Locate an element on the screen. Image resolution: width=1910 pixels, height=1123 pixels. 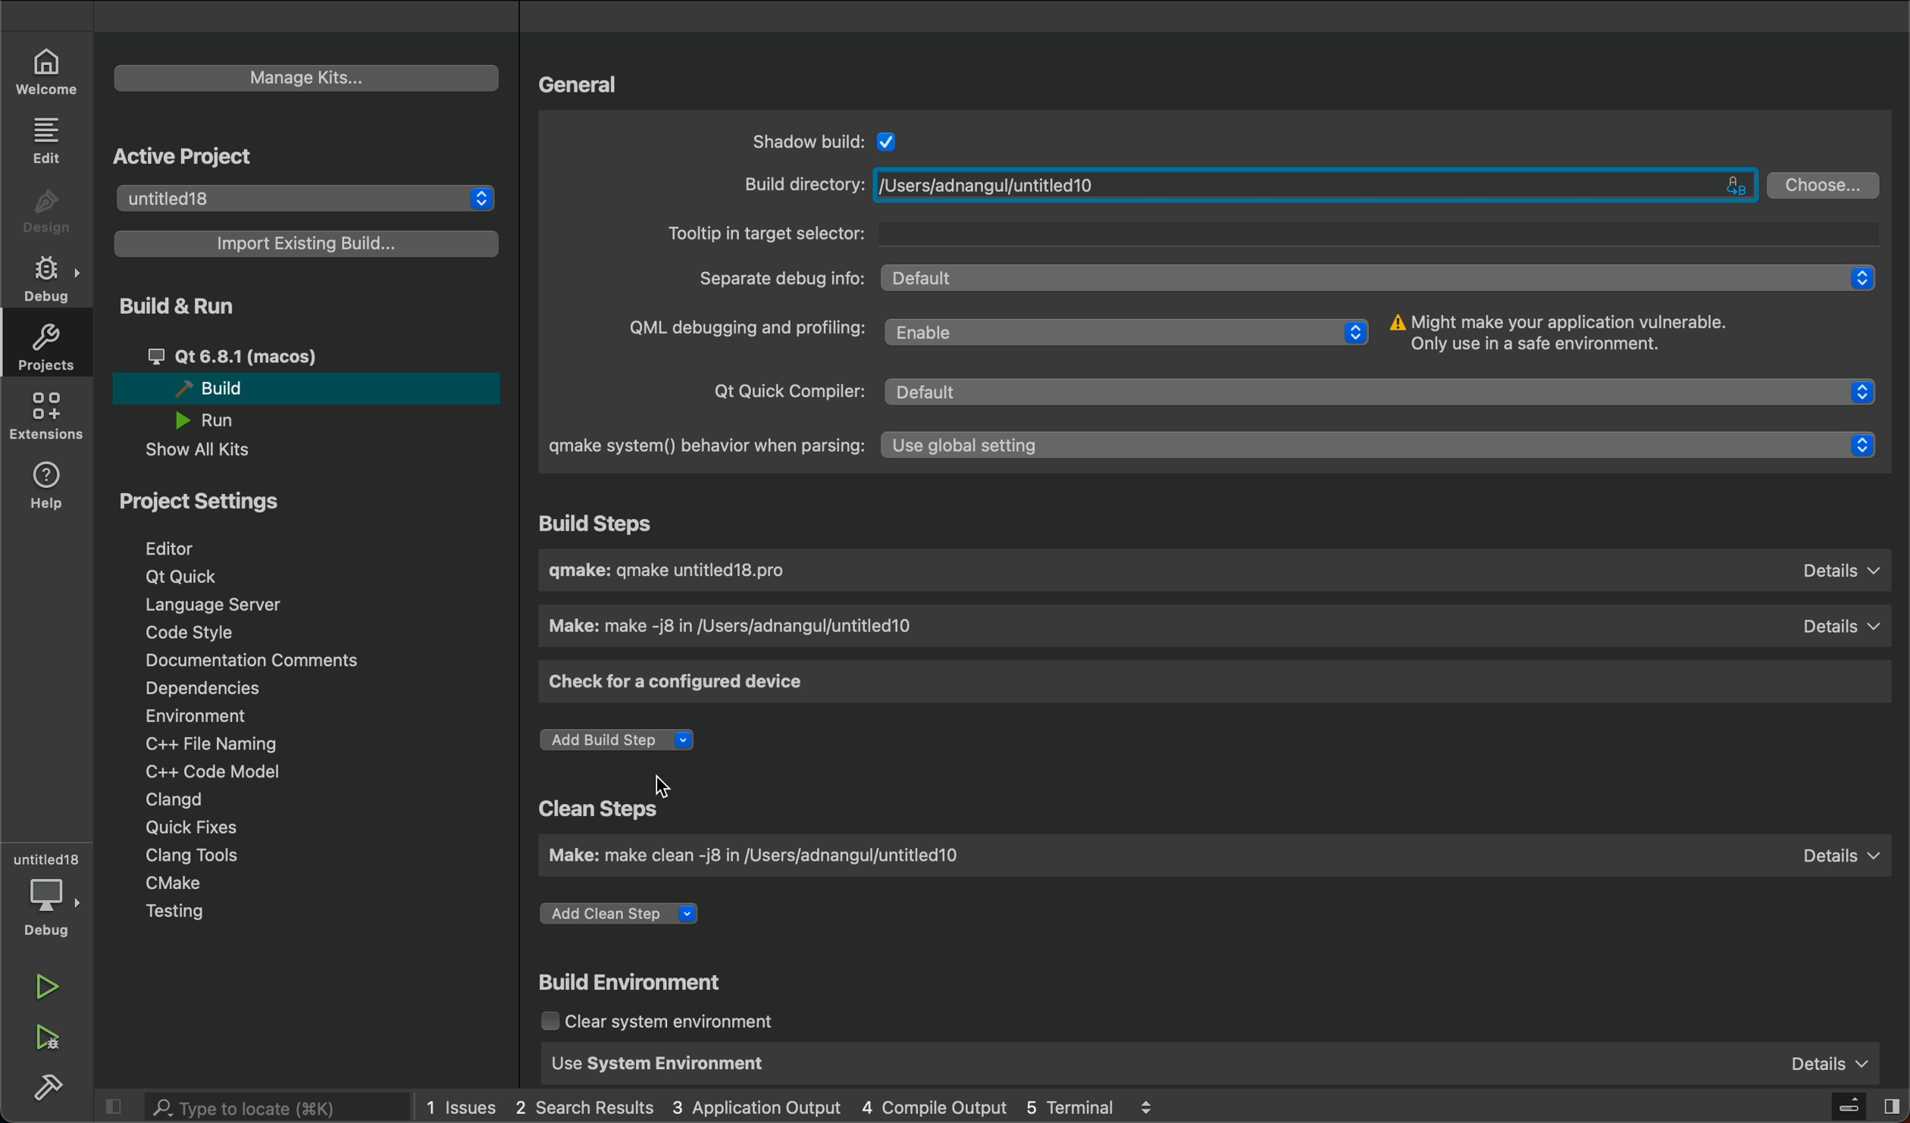
close slidebar is located at coordinates (120, 1106).